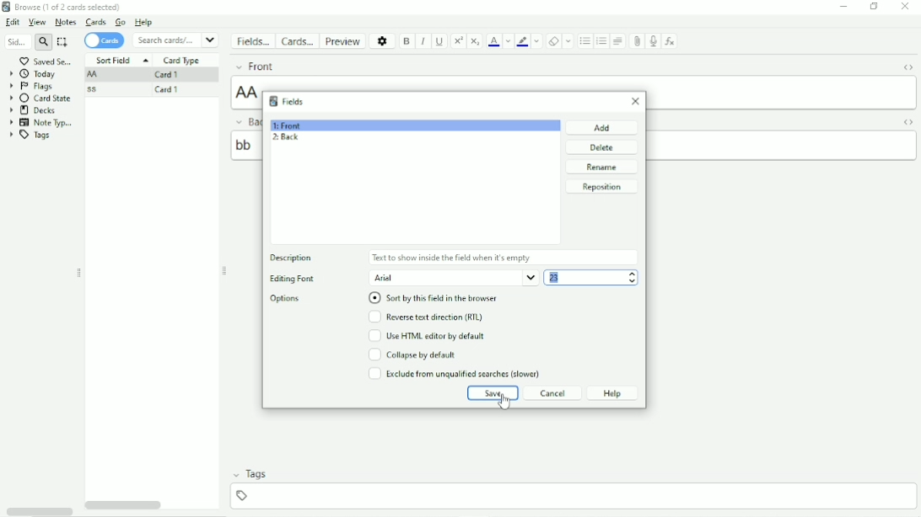 The width and height of the screenshot is (921, 517). What do you see at coordinates (503, 257) in the screenshot?
I see `Text to show inside the field when t's empty` at bounding box center [503, 257].